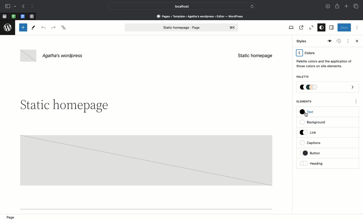 The image size is (363, 220). Describe the element at coordinates (315, 122) in the screenshot. I see `Background` at that location.